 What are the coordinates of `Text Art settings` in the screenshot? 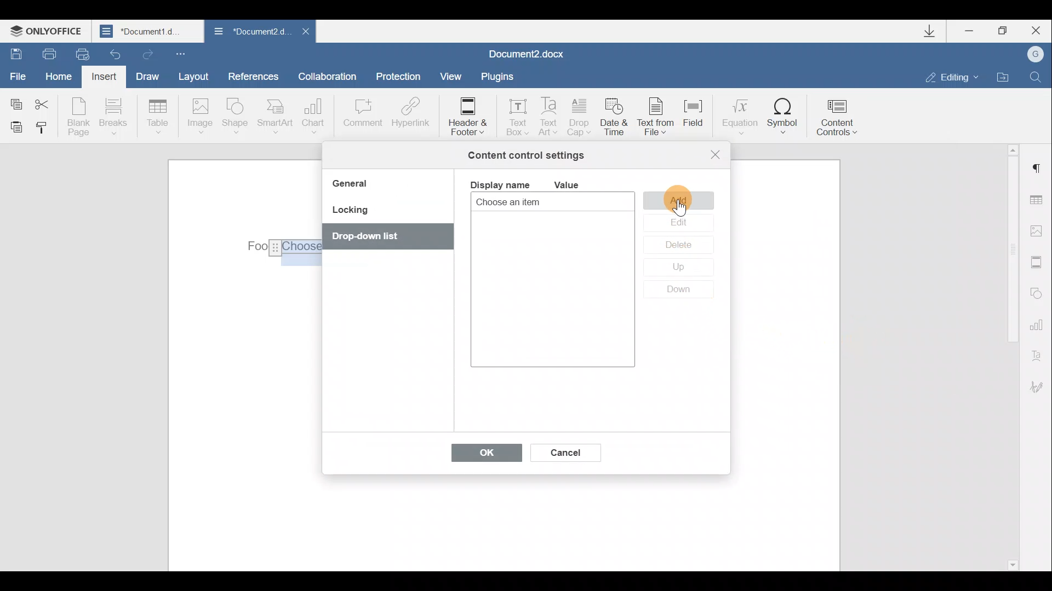 It's located at (1040, 354).